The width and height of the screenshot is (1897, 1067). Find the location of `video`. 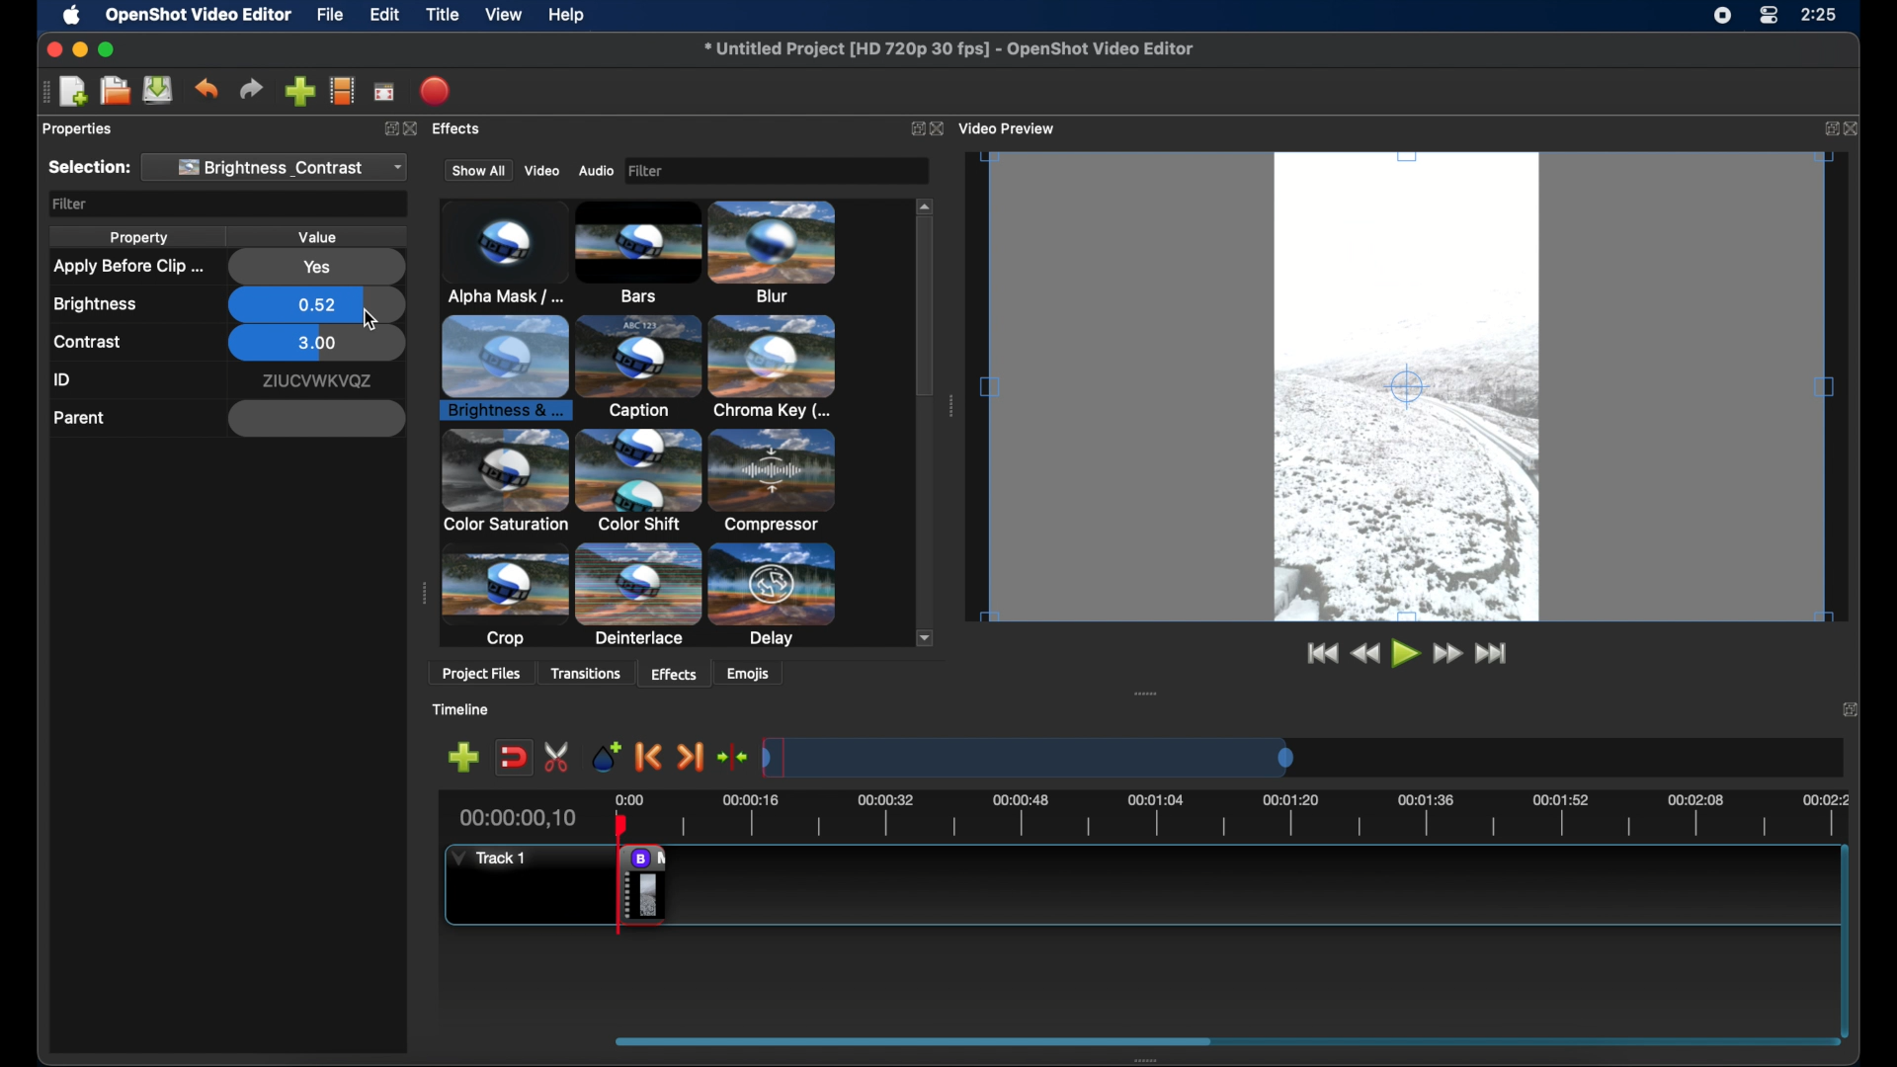

video is located at coordinates (541, 169).